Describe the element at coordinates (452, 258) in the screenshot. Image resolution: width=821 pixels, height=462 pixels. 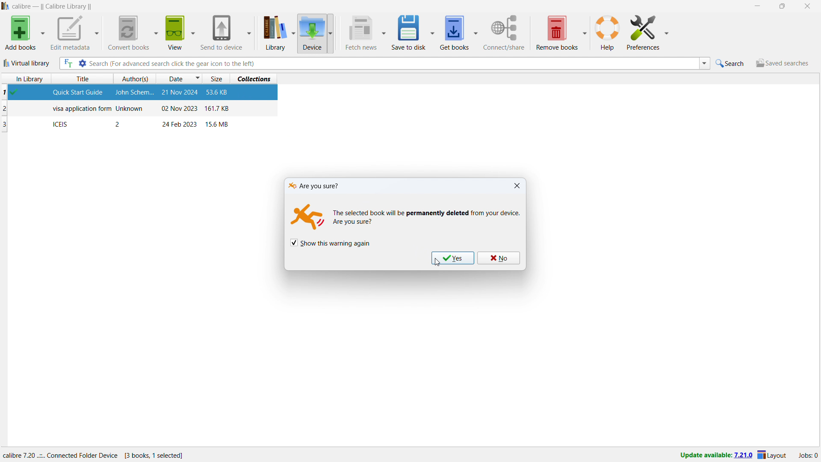
I see `yes` at that location.